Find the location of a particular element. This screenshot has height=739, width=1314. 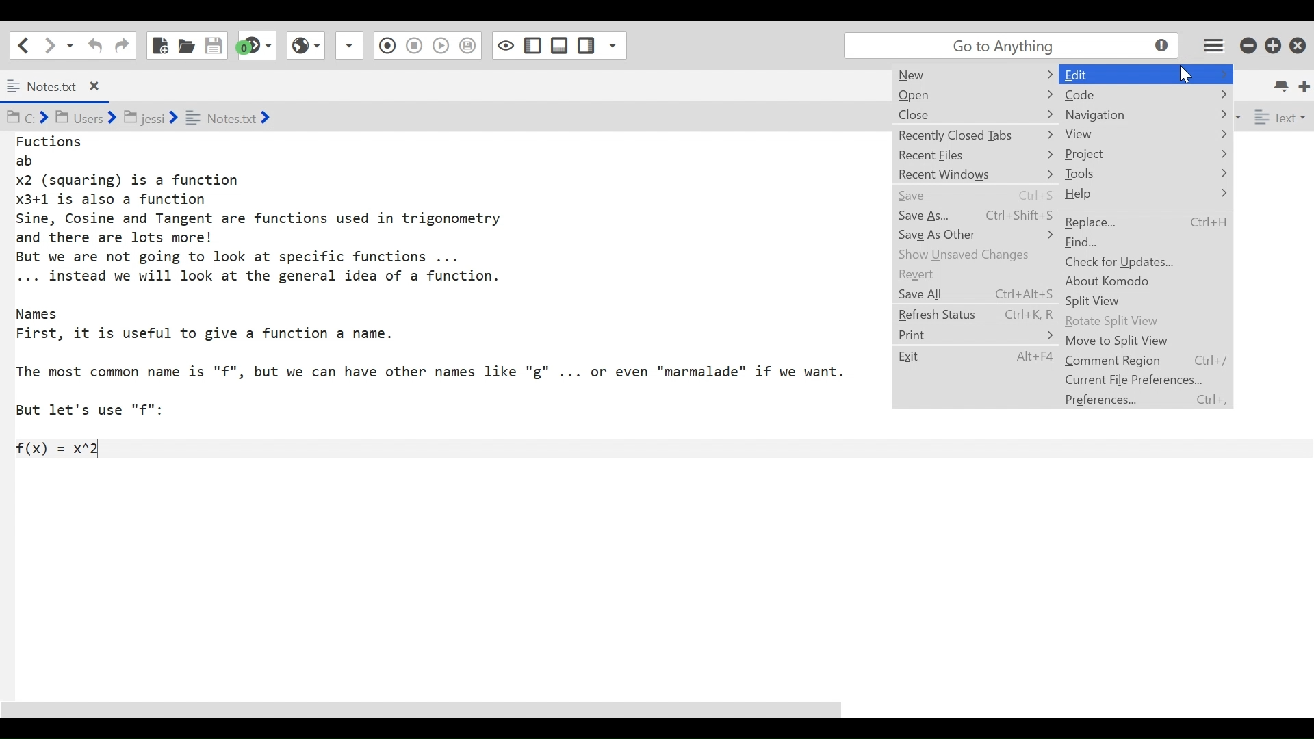

Open File is located at coordinates (186, 45).